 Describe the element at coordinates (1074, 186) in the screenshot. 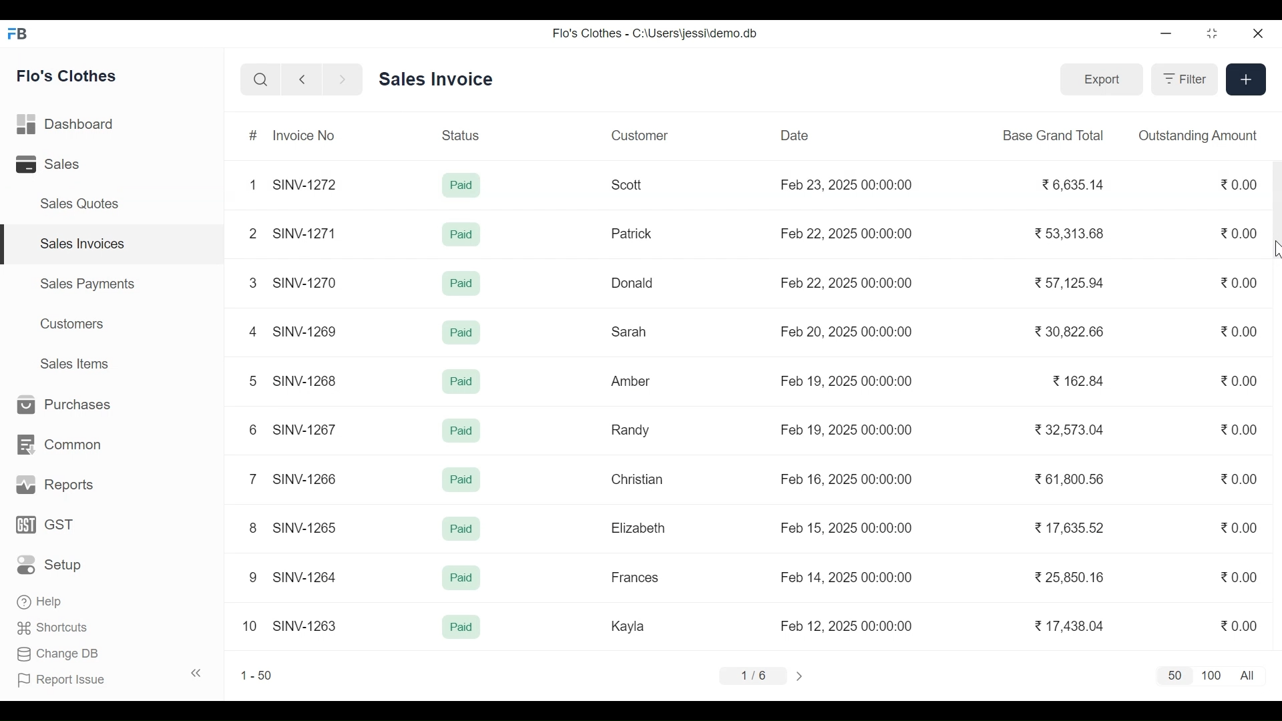

I see `6,635.14` at that location.